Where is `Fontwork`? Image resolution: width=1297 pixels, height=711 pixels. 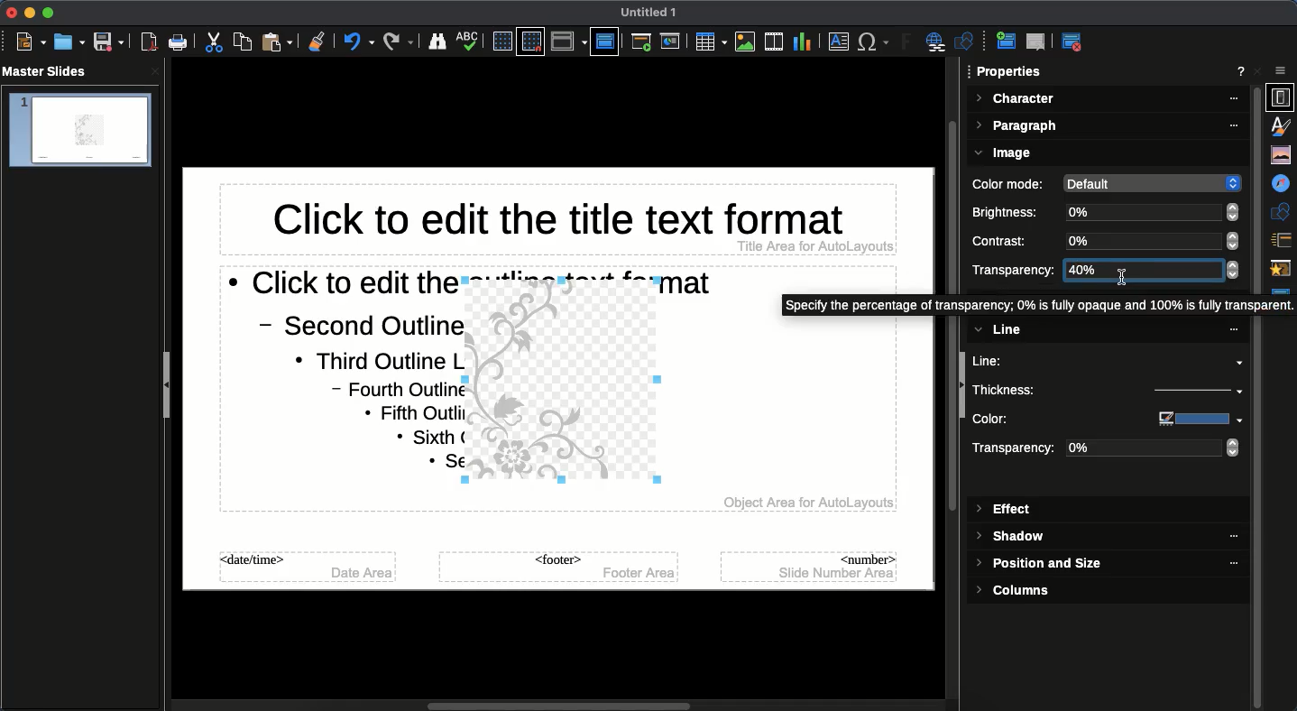 Fontwork is located at coordinates (907, 44).